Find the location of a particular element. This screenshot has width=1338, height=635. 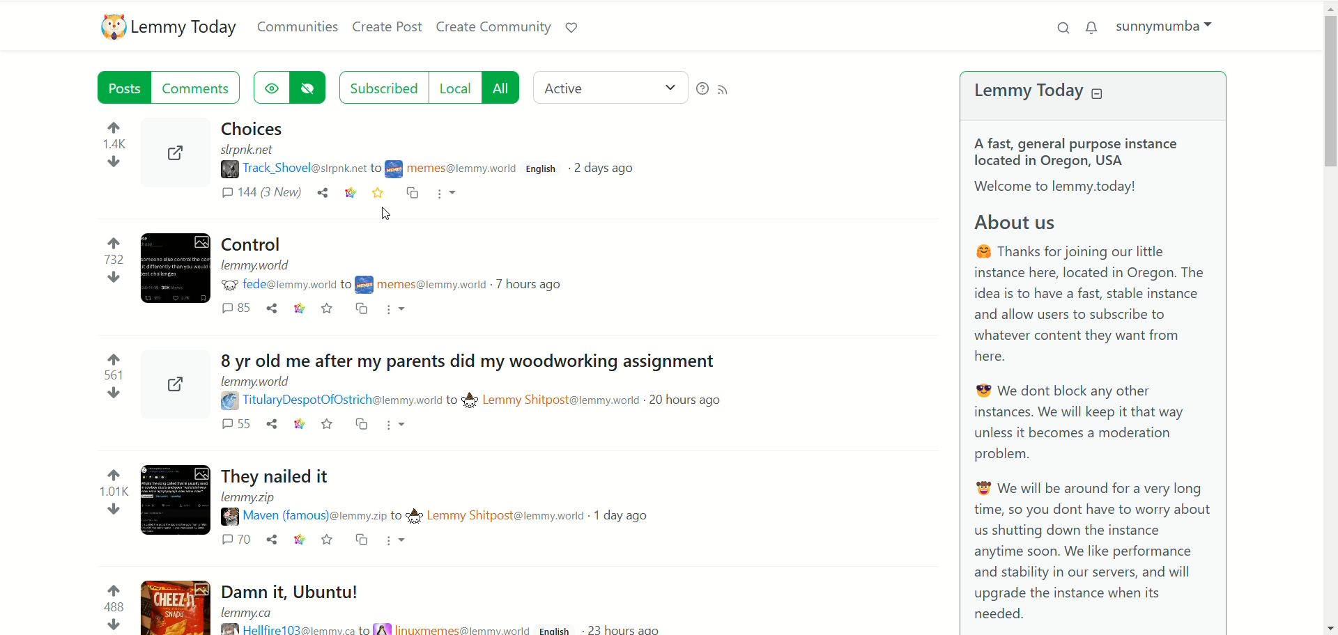

link is located at coordinates (299, 311).